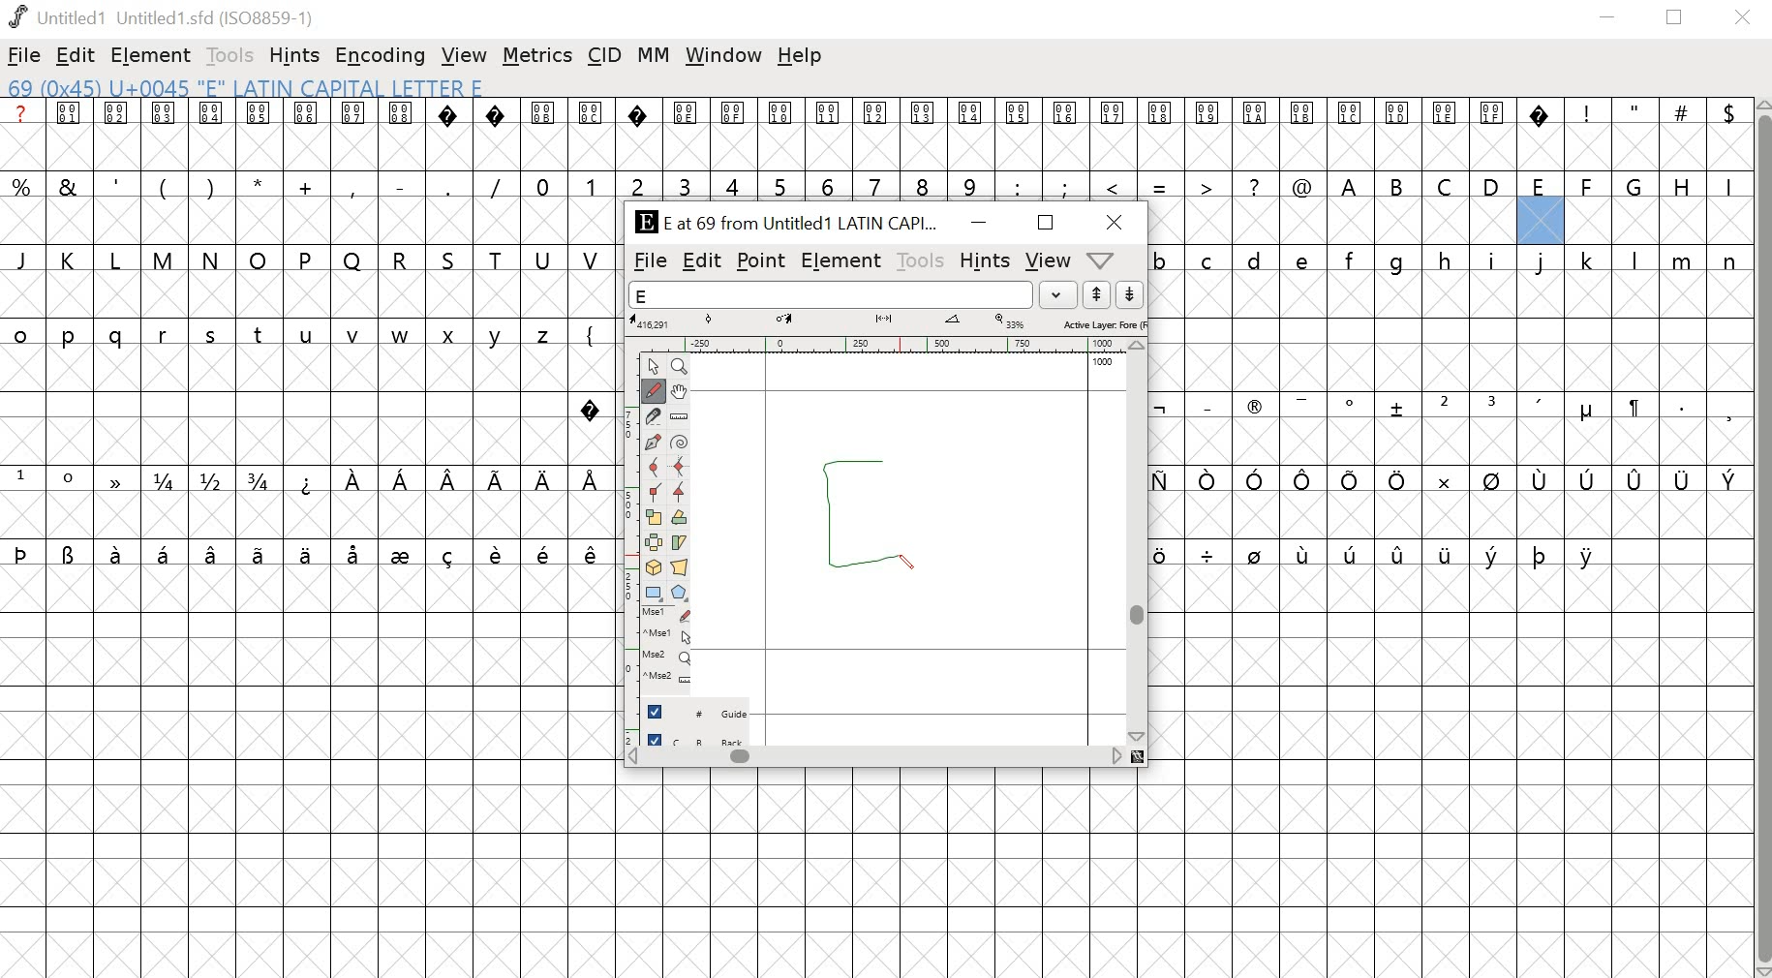  What do you see at coordinates (604, 57) in the screenshot?
I see `CID` at bounding box center [604, 57].